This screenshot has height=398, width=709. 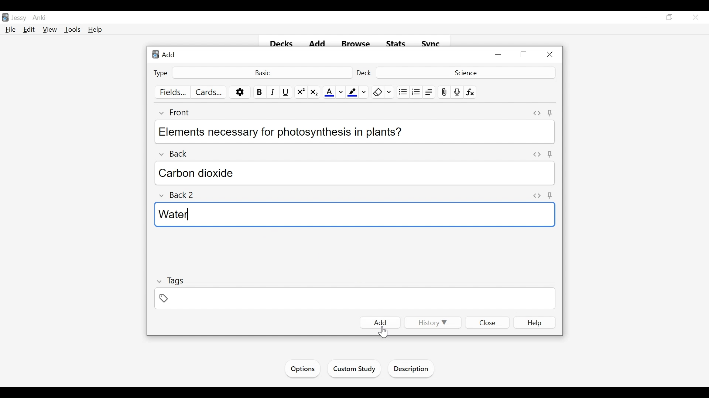 What do you see at coordinates (240, 92) in the screenshot?
I see `Options` at bounding box center [240, 92].